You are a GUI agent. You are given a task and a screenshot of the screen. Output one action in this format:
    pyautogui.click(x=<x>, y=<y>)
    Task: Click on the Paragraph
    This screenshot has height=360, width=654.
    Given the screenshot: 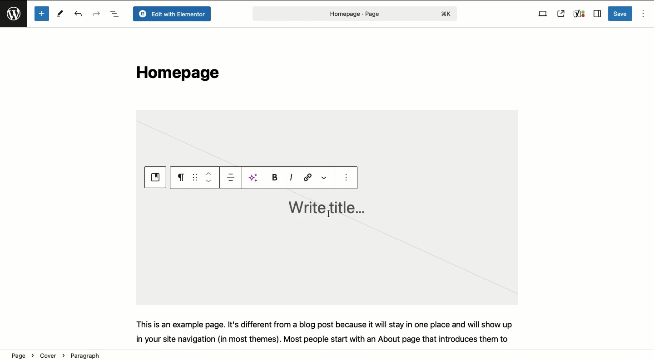 What is the action you would take?
    pyautogui.click(x=181, y=178)
    